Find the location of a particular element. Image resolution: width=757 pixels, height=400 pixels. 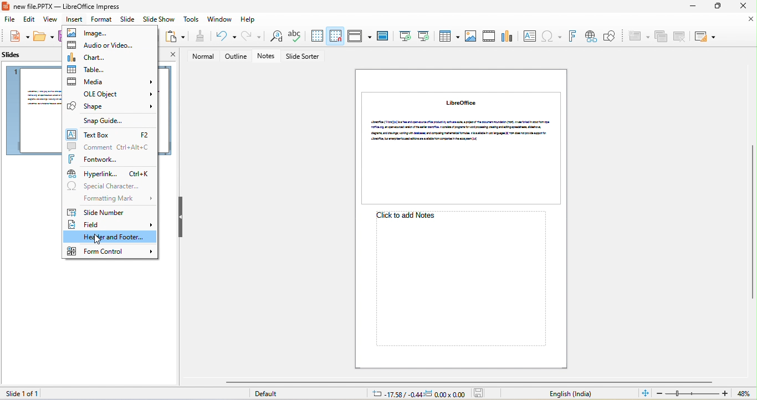

special character is located at coordinates (551, 37).